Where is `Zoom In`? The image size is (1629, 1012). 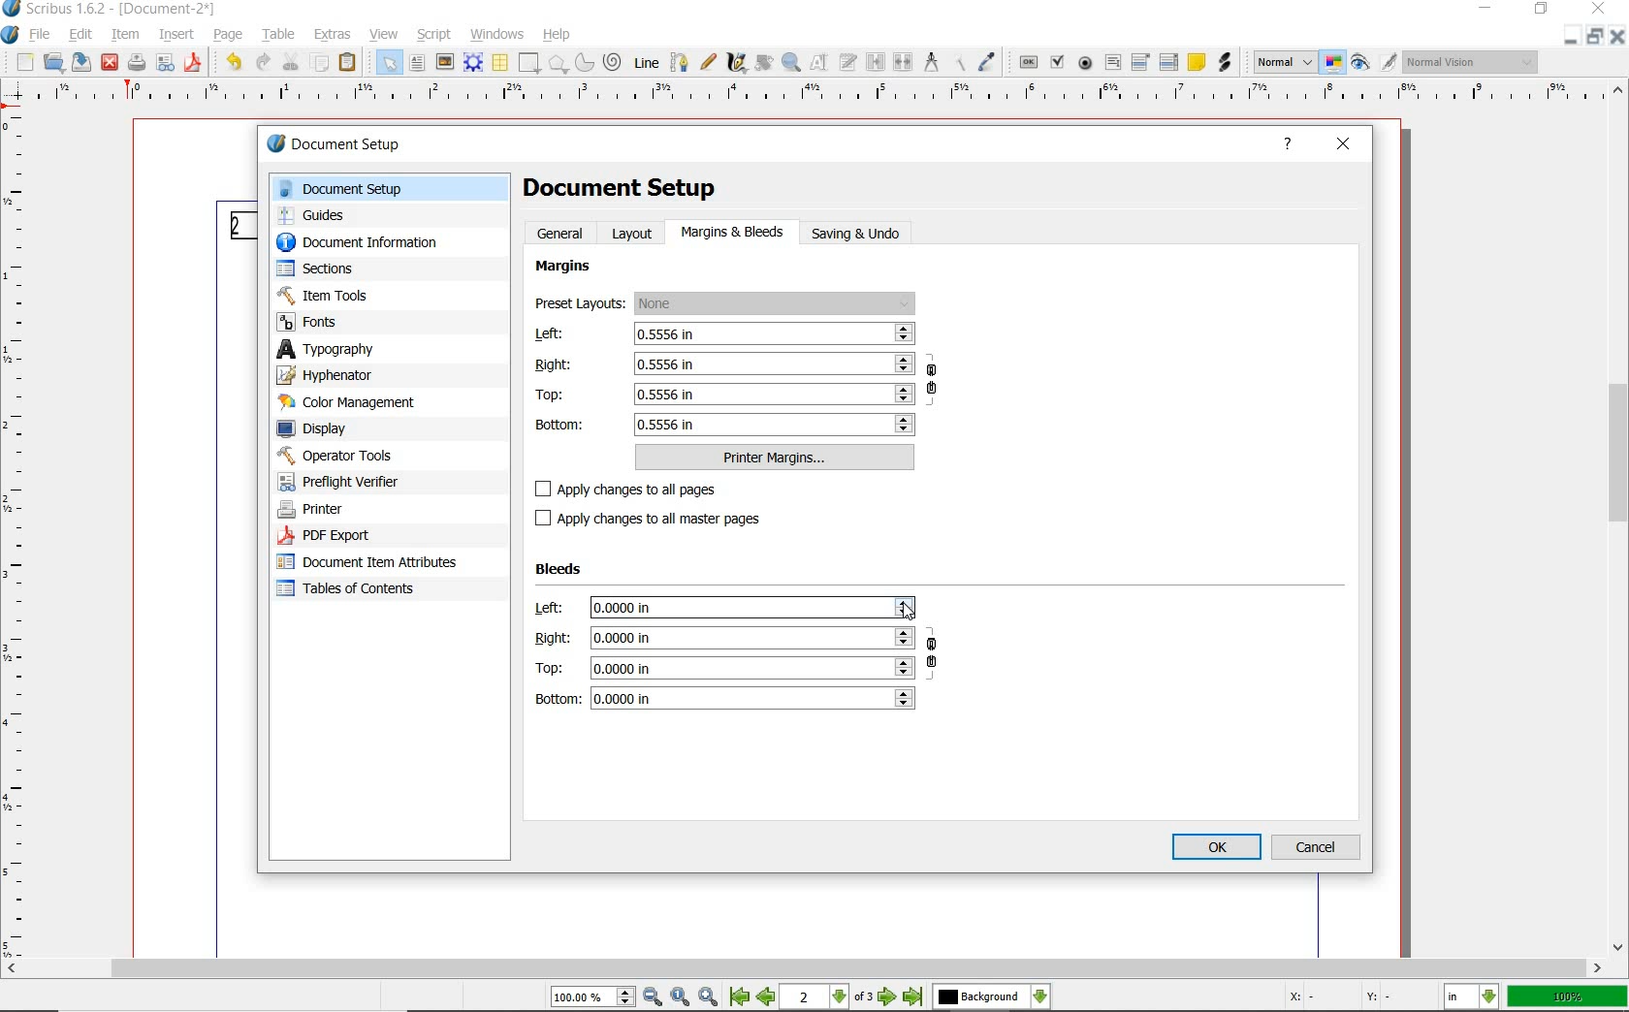
Zoom In is located at coordinates (710, 998).